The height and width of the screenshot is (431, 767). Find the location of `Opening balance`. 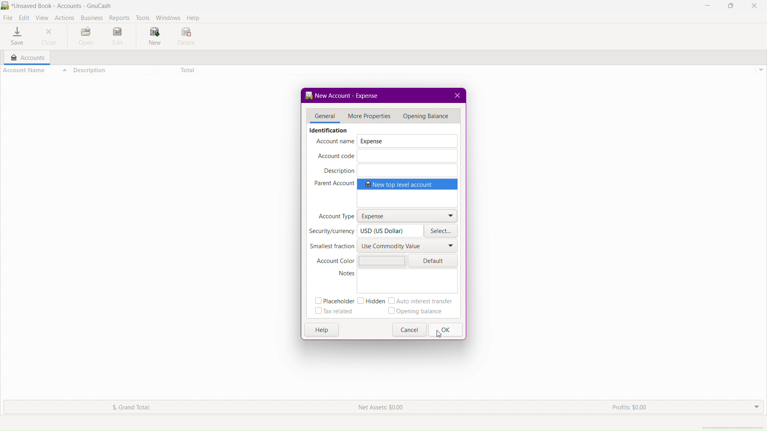

Opening balance is located at coordinates (418, 312).